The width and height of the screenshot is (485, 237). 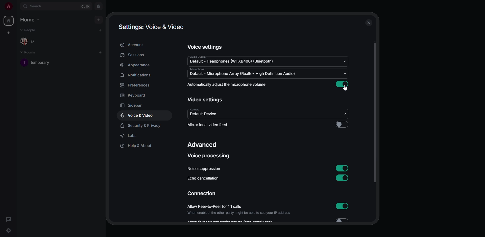 What do you see at coordinates (205, 47) in the screenshot?
I see `voice settings` at bounding box center [205, 47].